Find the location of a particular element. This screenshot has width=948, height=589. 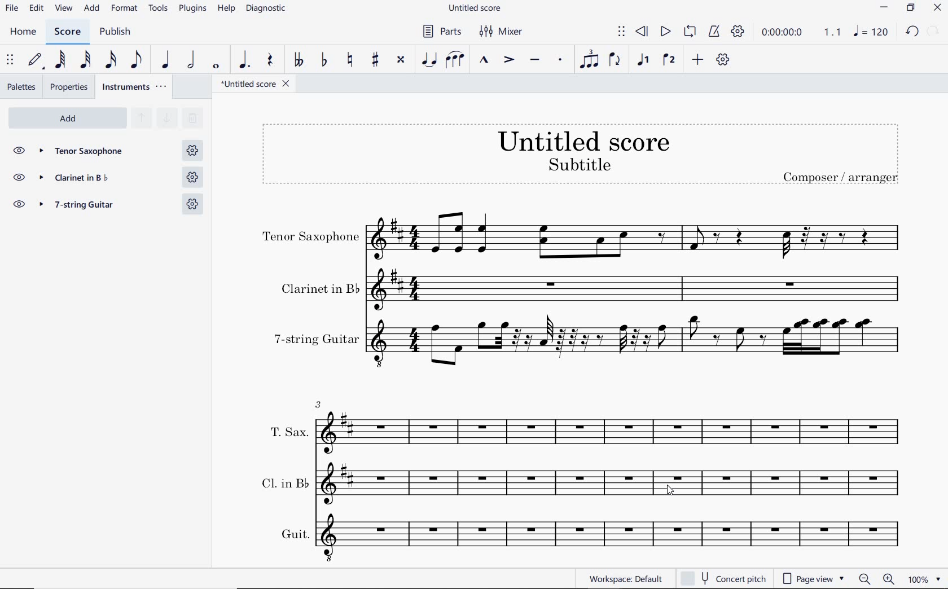

settings is located at coordinates (193, 150).